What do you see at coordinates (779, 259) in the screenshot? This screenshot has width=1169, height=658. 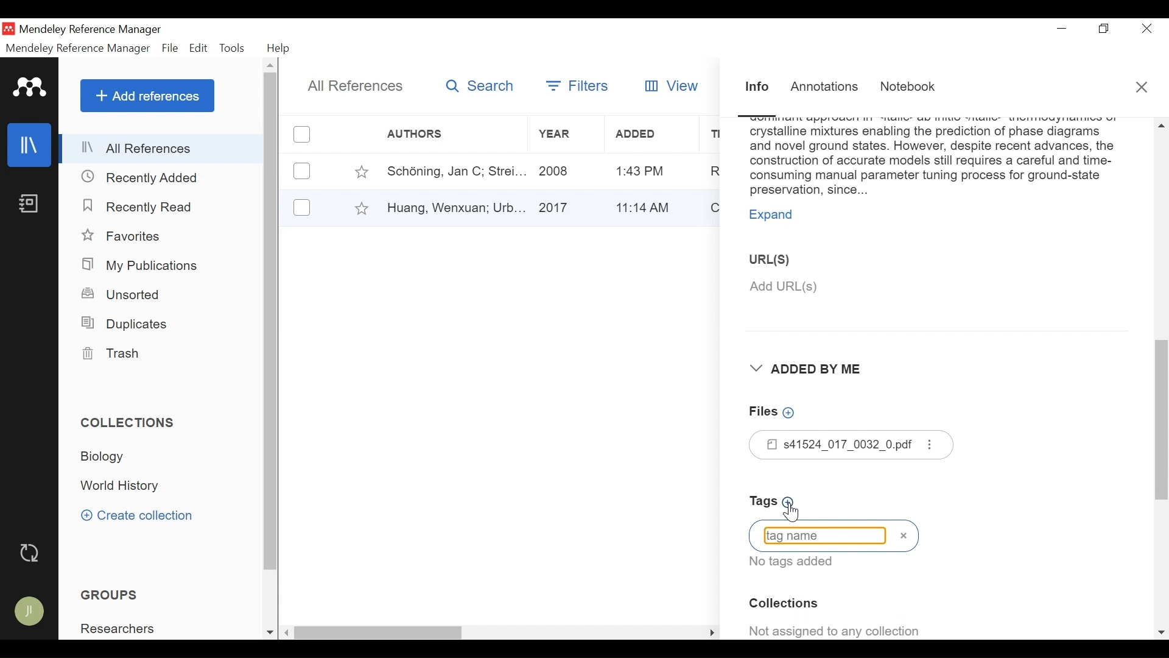 I see `URL(S)` at bounding box center [779, 259].